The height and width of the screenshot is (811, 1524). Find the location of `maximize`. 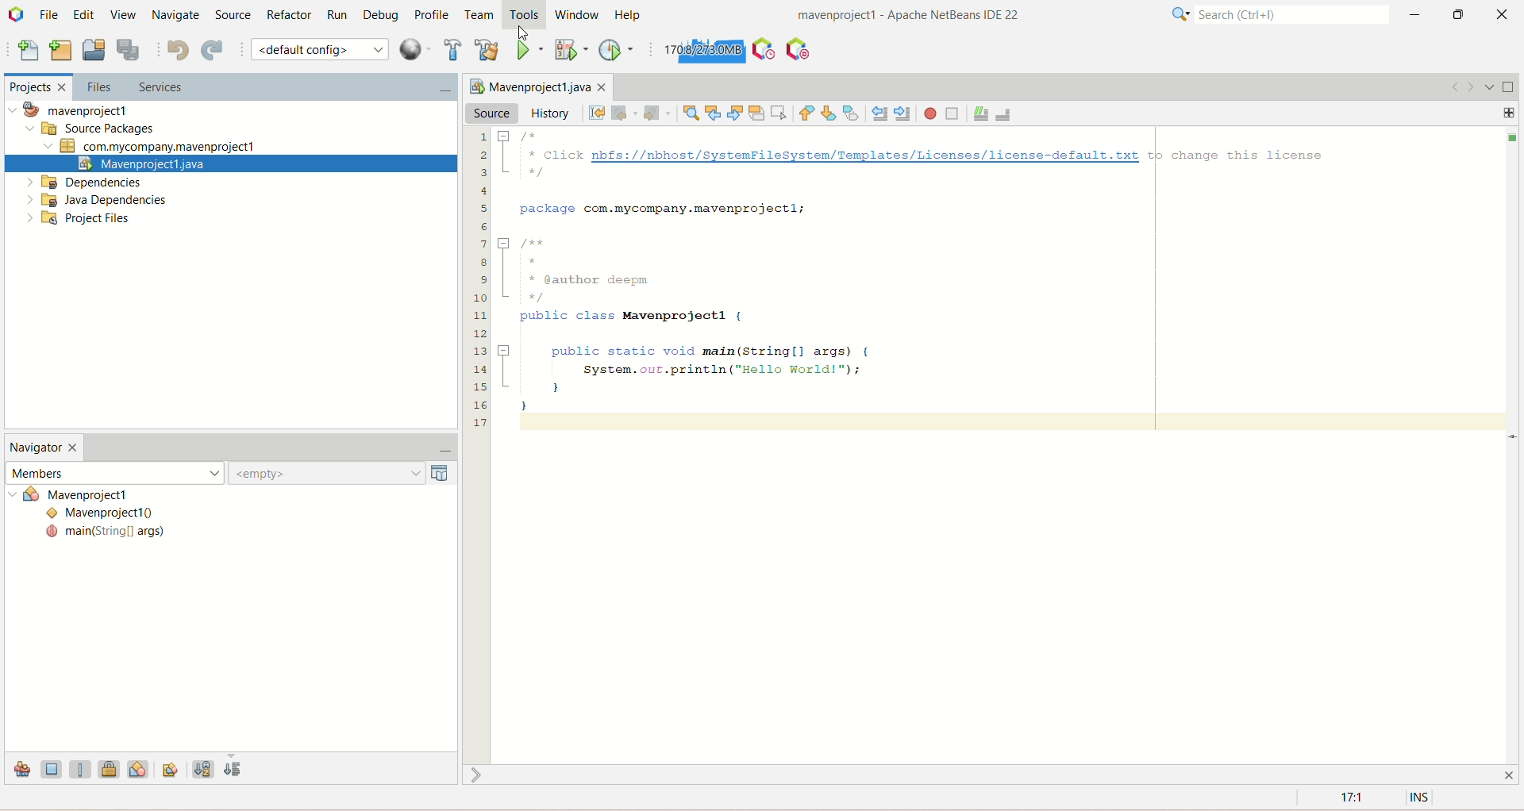

maximize is located at coordinates (1459, 14).